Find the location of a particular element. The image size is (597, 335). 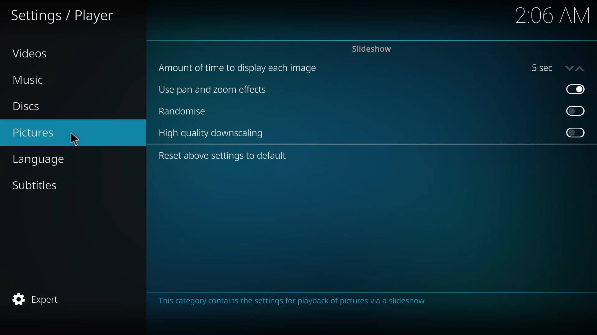

pictures is located at coordinates (33, 132).